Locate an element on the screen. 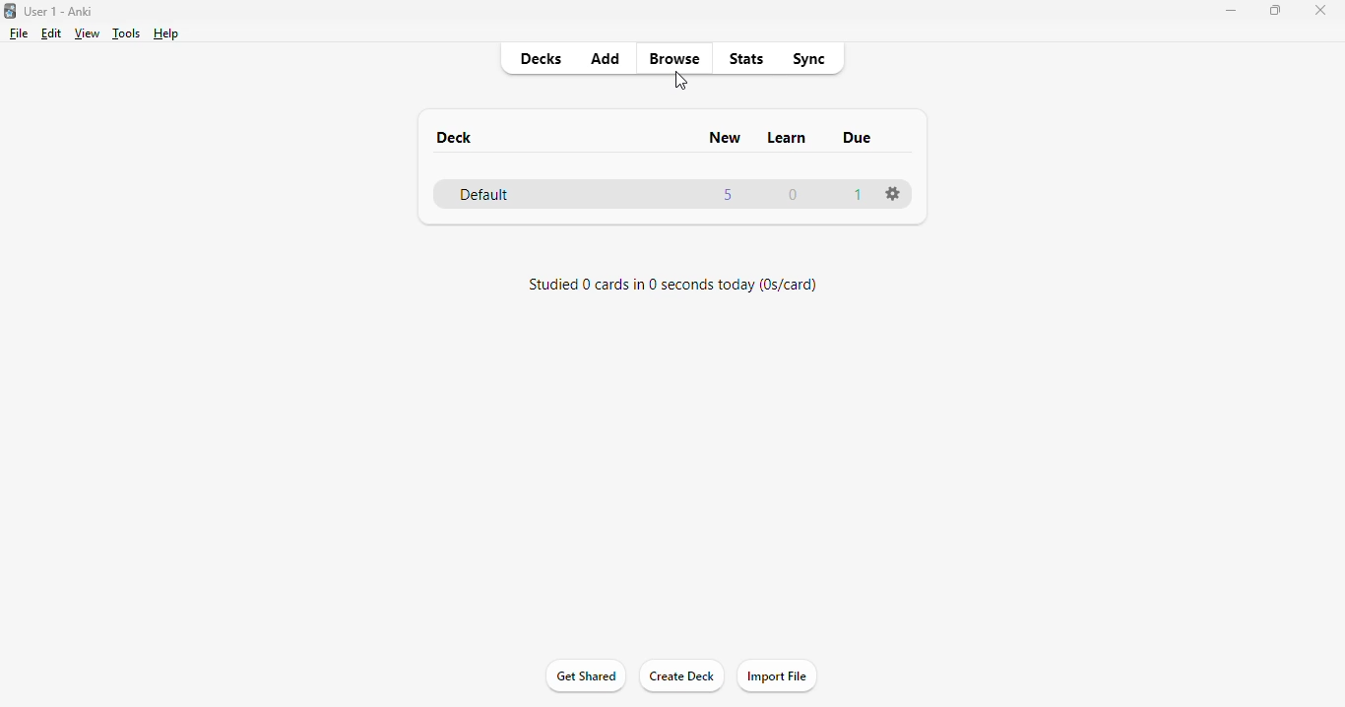 The width and height of the screenshot is (1345, 707). deck is located at coordinates (452, 137).